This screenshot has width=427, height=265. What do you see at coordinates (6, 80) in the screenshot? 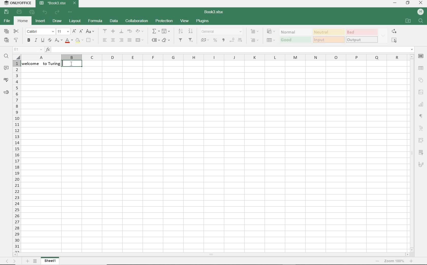
I see `spell checking` at bounding box center [6, 80].